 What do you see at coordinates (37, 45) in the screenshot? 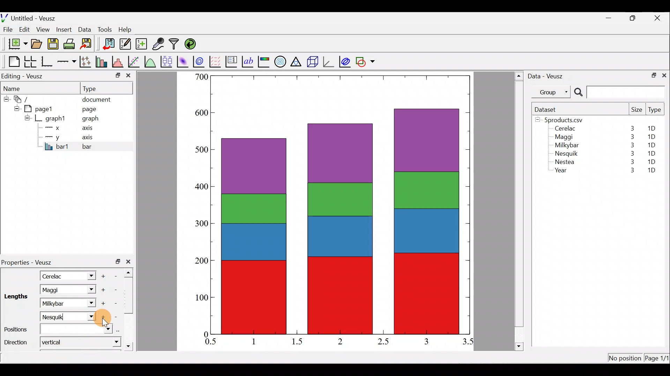
I see `Open a document` at bounding box center [37, 45].